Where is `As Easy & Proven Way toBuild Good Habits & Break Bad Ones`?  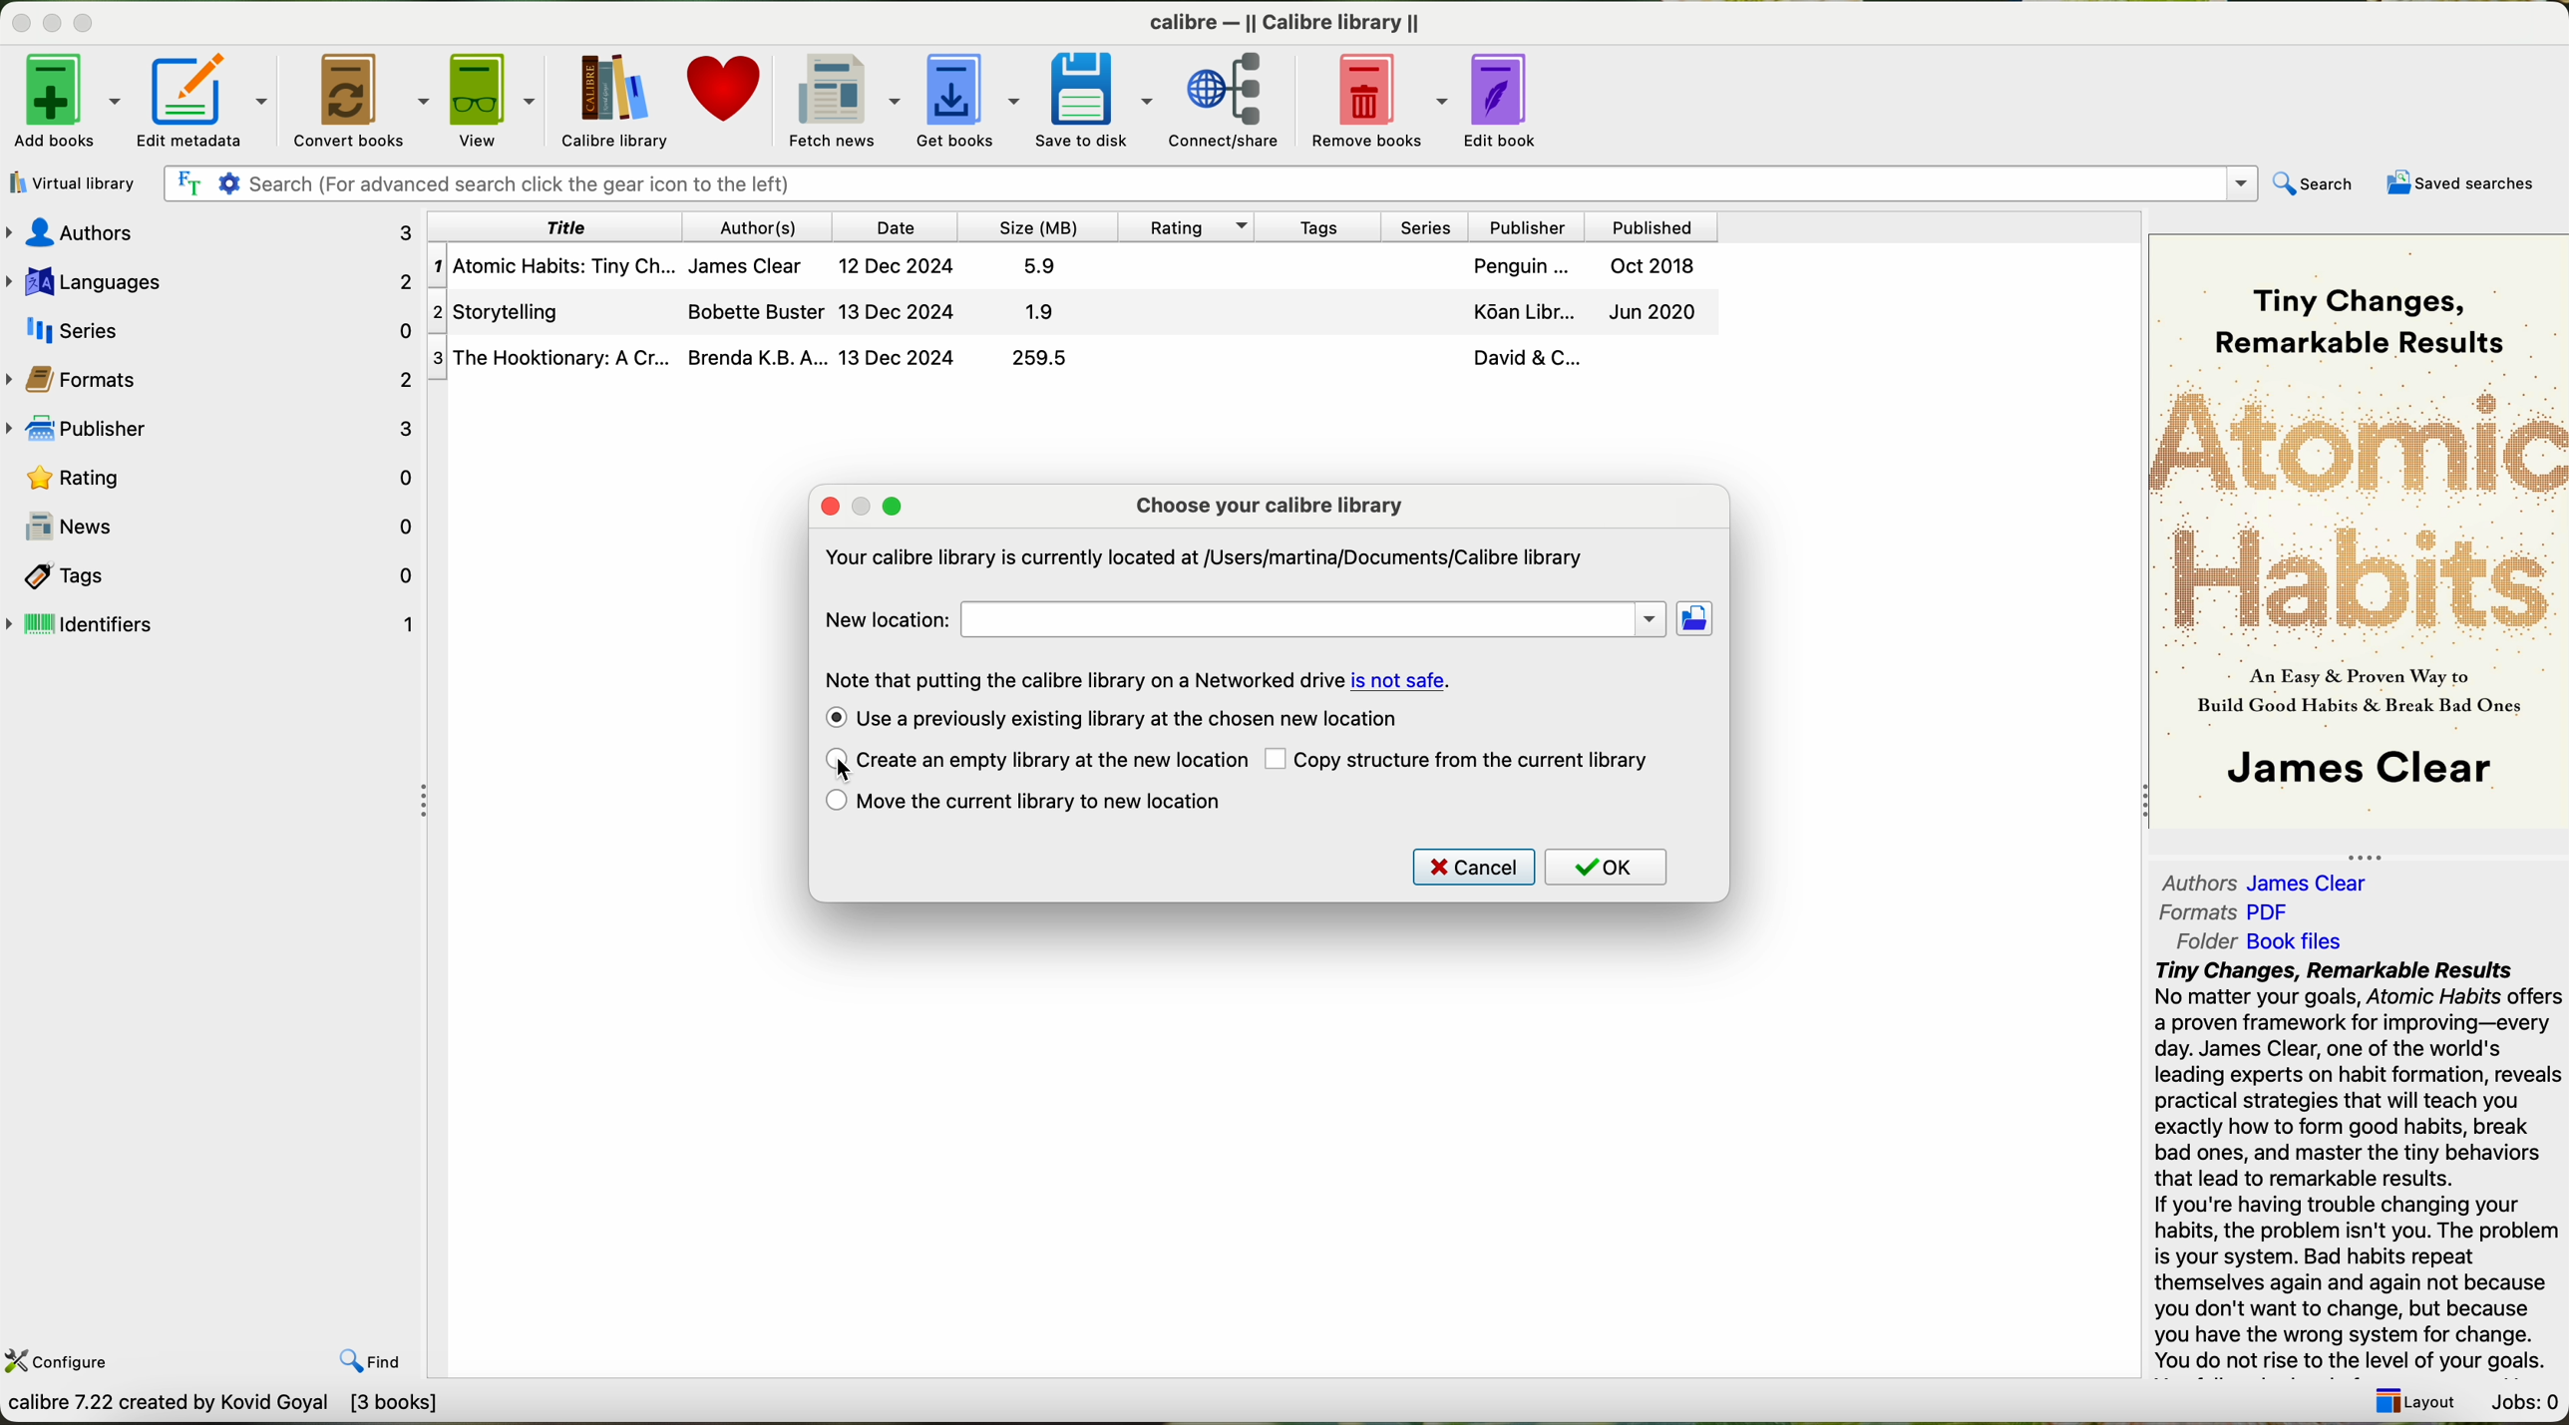
As Easy & Proven Way toBuild Good Habits & Break Bad Ones is located at coordinates (2349, 693).